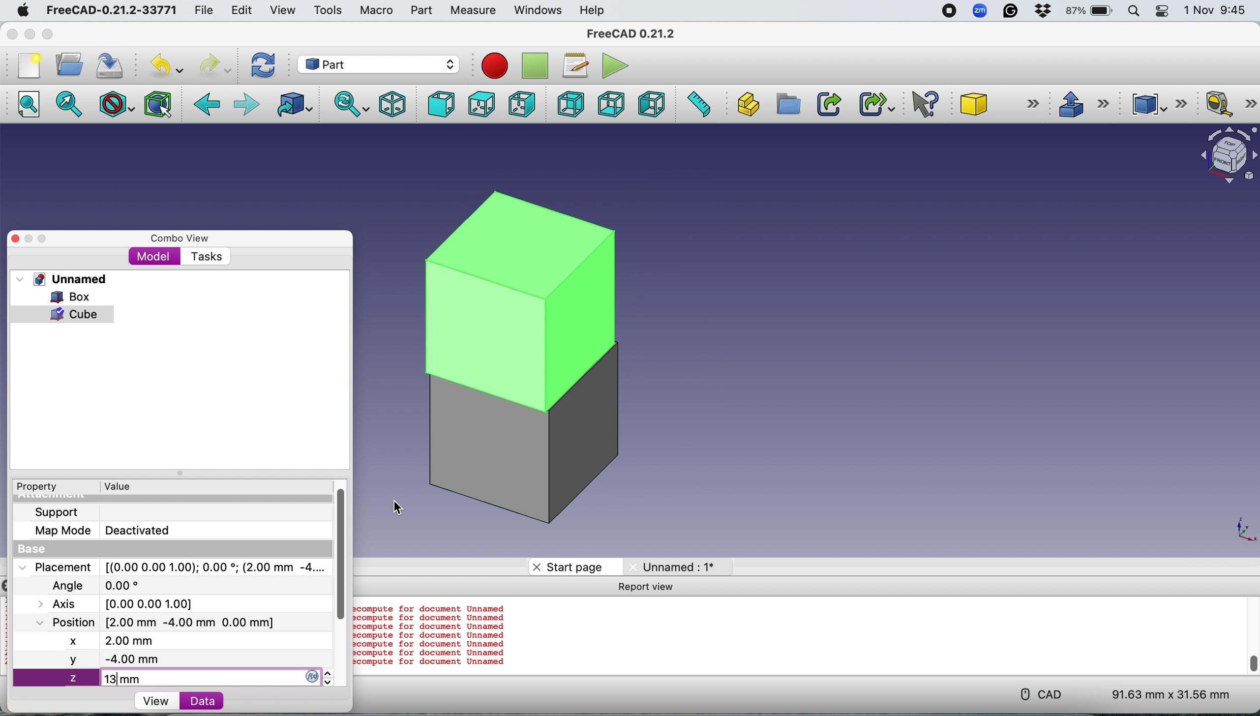 The image size is (1260, 716). I want to click on Object interface, so click(1224, 157).